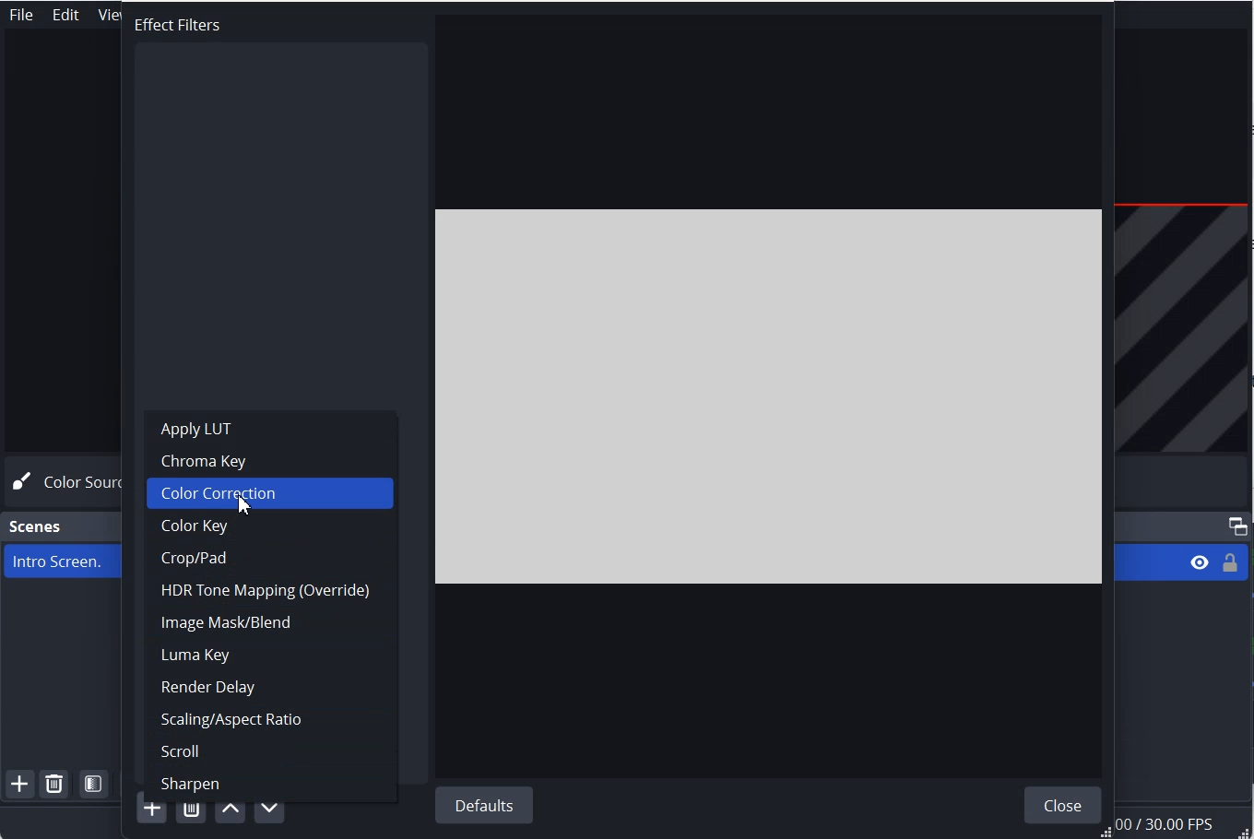  I want to click on Eye, so click(1200, 562).